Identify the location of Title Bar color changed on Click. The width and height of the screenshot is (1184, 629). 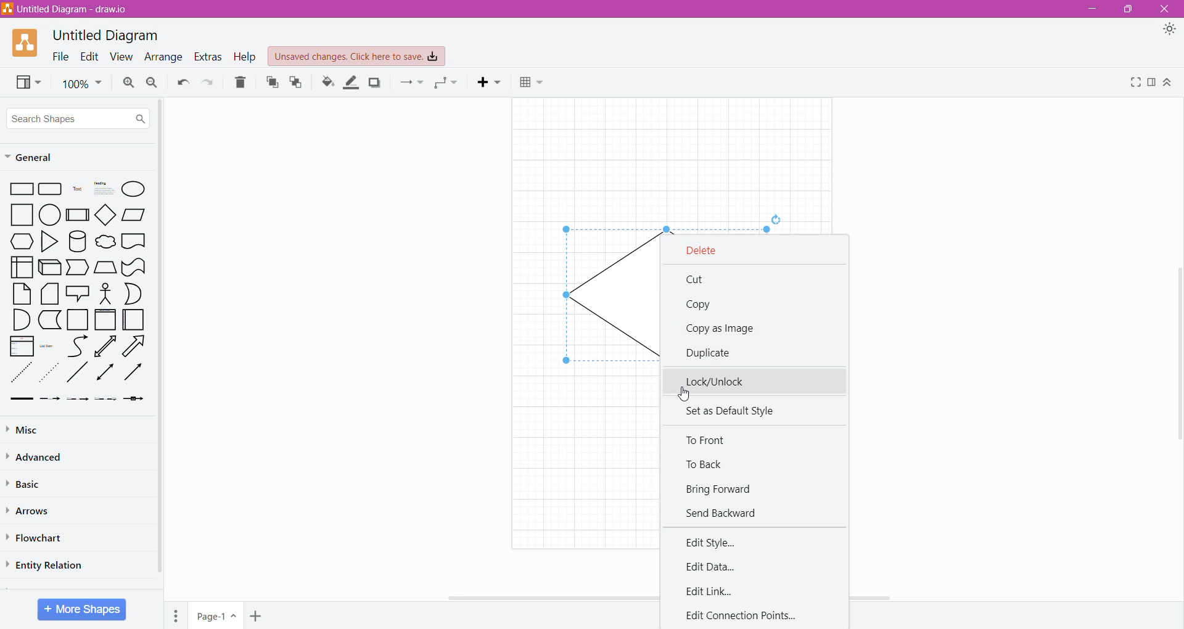
(592, 9).